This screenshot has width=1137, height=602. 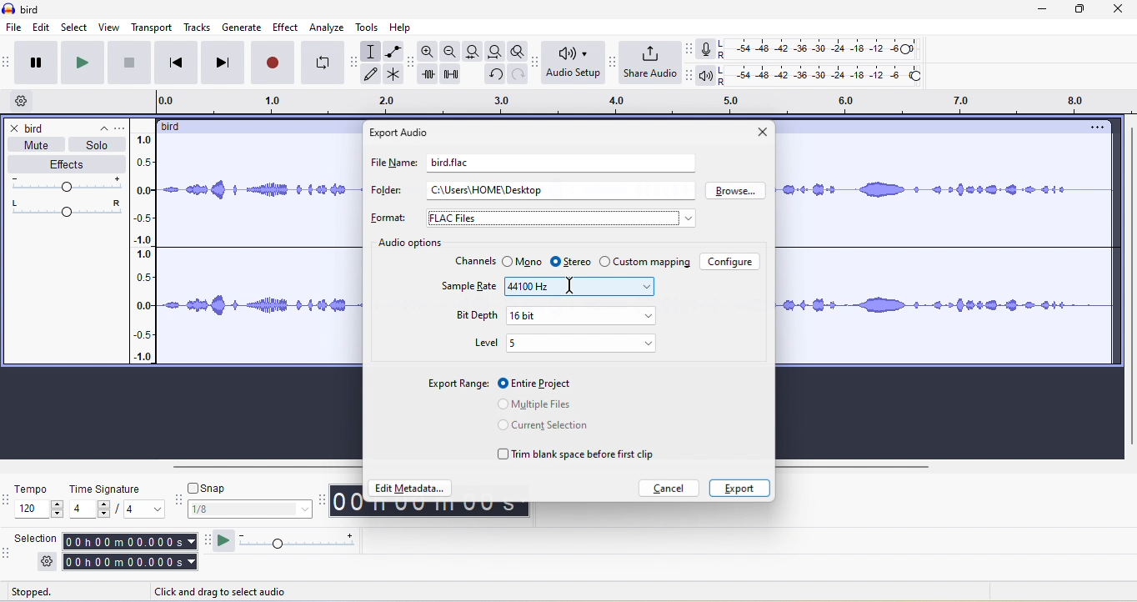 I want to click on trim blank space before first clip, so click(x=579, y=454).